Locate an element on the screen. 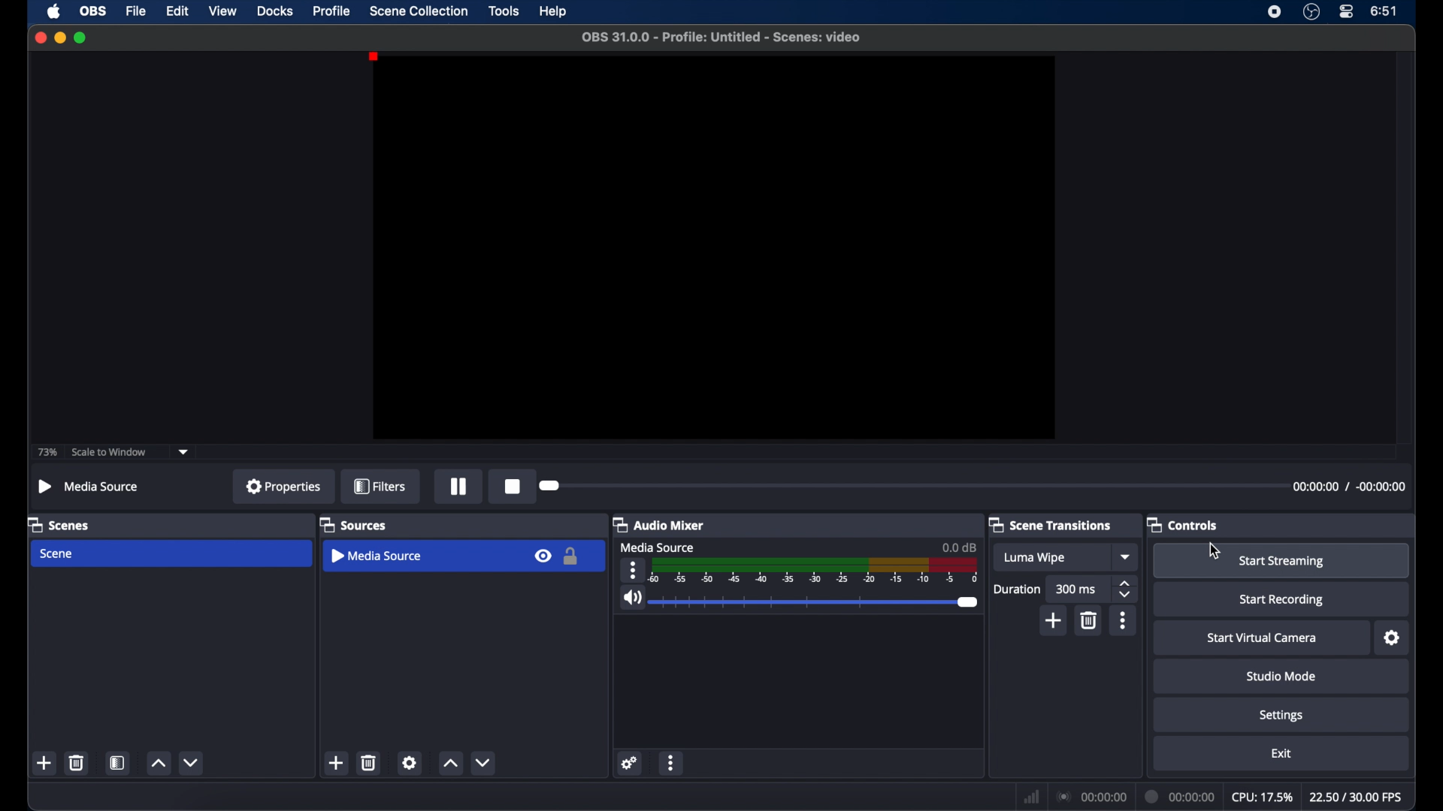 This screenshot has width=1443, height=811. start streaming is located at coordinates (1282, 562).